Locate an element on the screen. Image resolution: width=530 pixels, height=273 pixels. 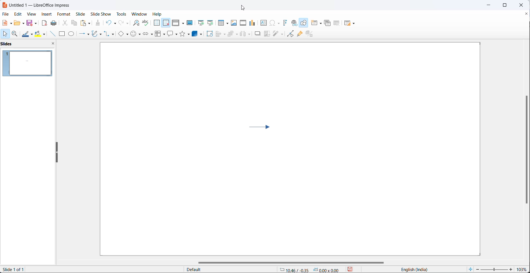
arrow pointing towards right is located at coordinates (264, 129).